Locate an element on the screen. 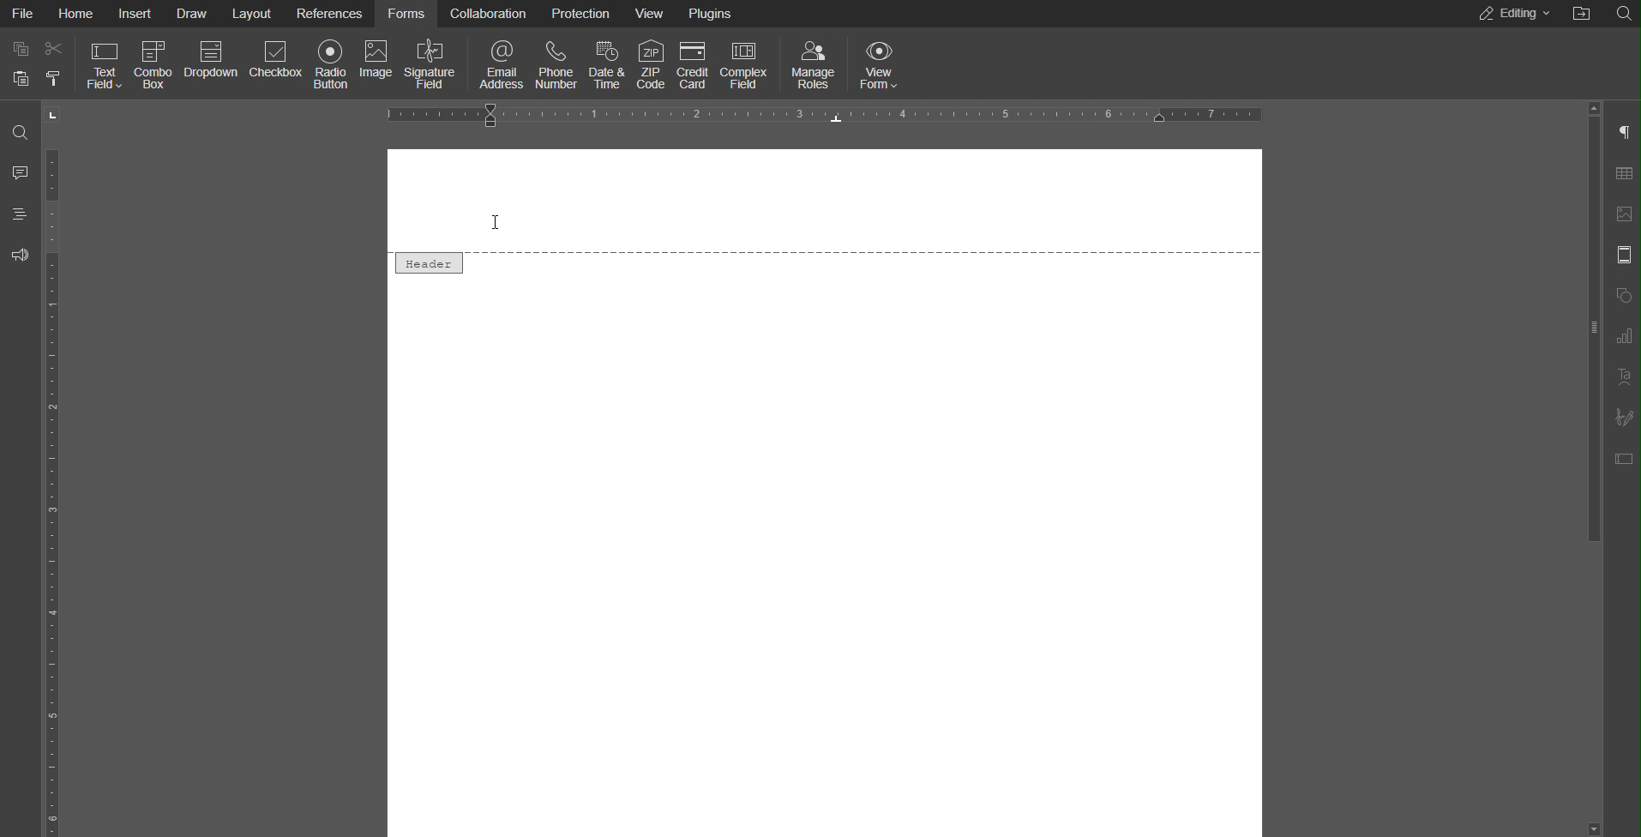  Feedback and Support is located at coordinates (21, 254).